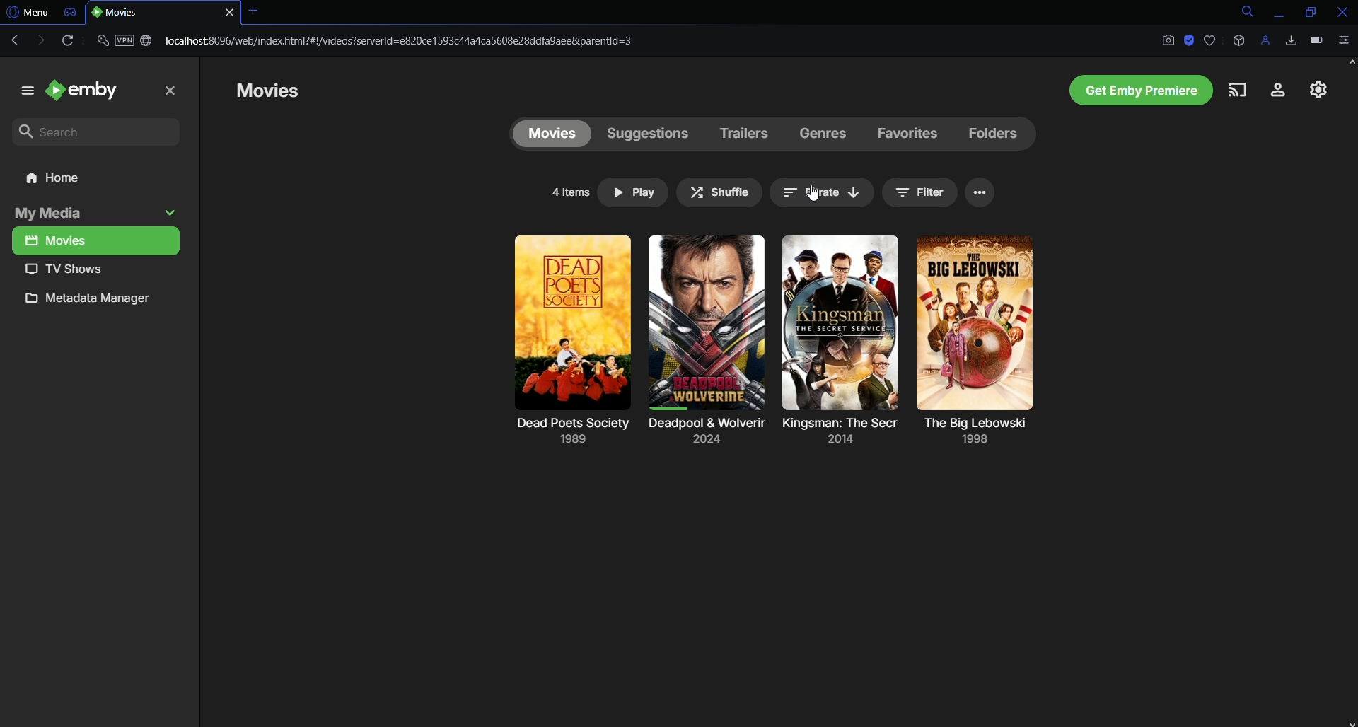 Image resolution: width=1358 pixels, height=727 pixels. Describe the element at coordinates (571, 192) in the screenshot. I see `4 items` at that location.